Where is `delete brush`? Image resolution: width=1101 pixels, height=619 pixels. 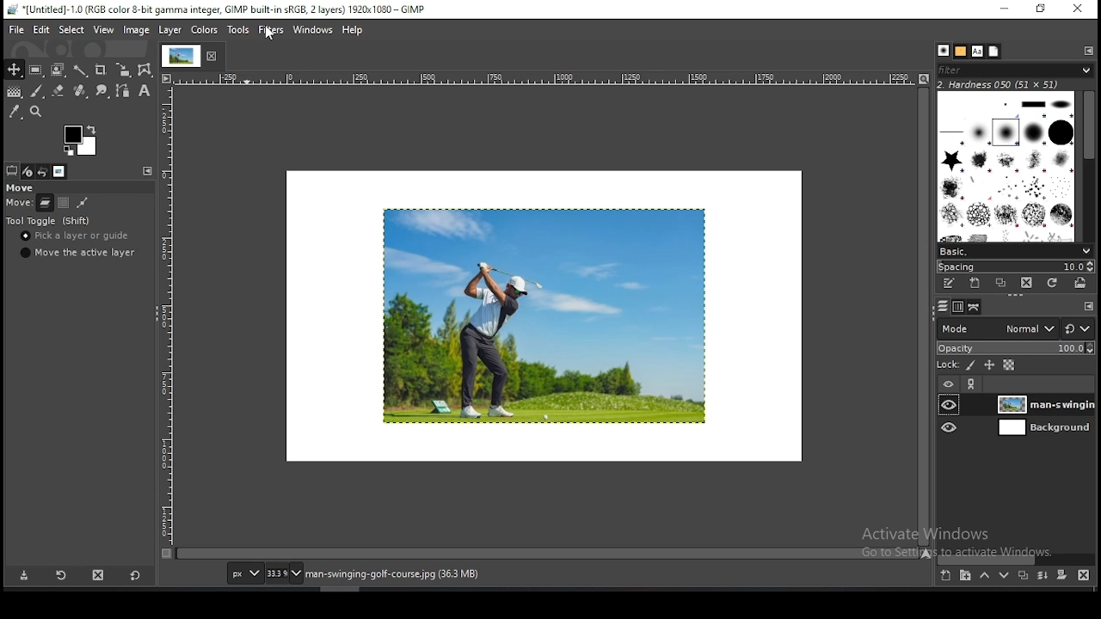 delete brush is located at coordinates (1026, 283).